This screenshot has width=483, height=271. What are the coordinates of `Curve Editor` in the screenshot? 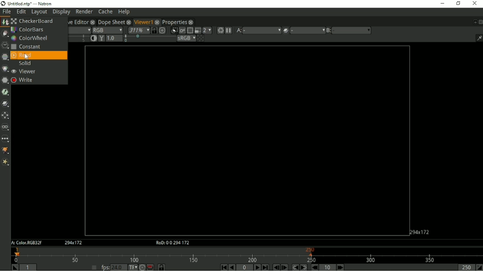 It's located at (78, 22).